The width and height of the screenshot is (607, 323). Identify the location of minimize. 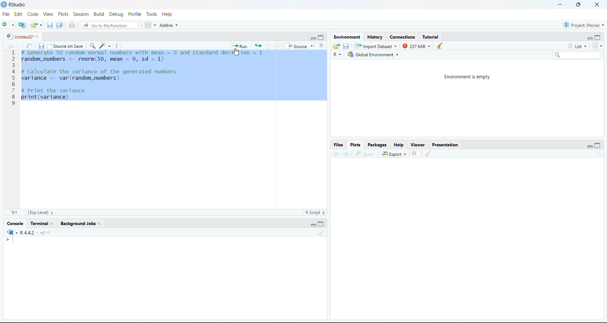
(312, 38).